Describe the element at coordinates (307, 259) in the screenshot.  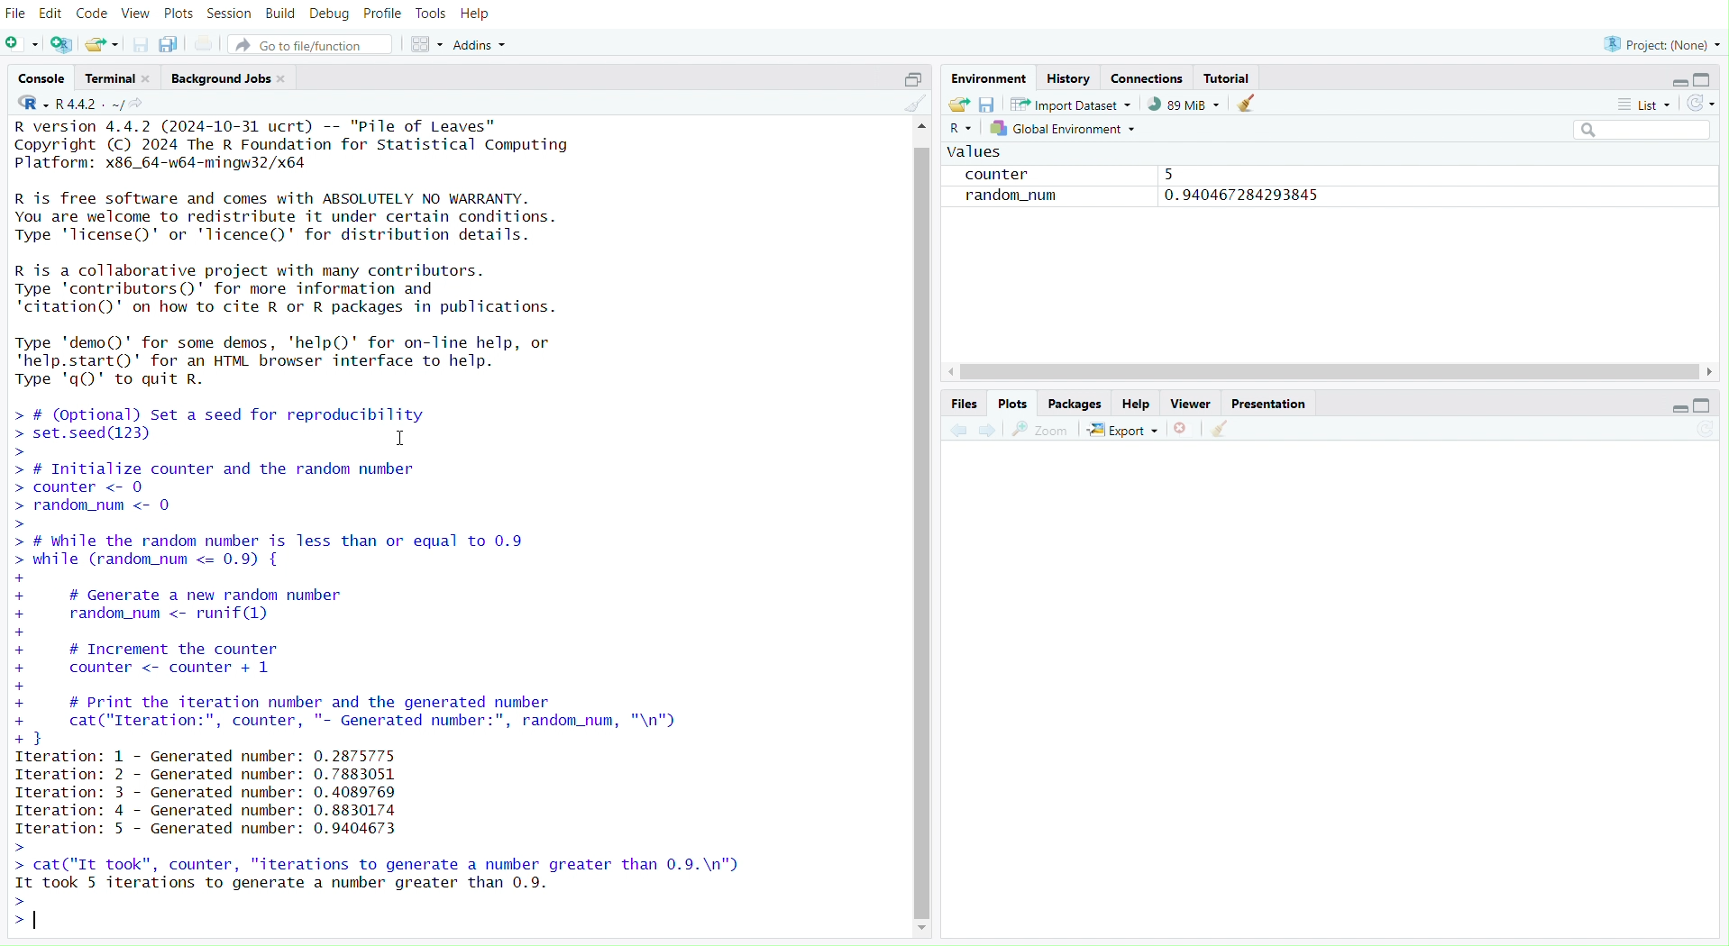
I see `R version 4.4.2 (2024-10-31 ucrt) -- "Pile of Leaves”
Copyright (C) 2024 The R Foundation for Statistical Computing
Platform: x86_64-w64-mingw32/x64

R is free software and comes with ABSOLUTELY NO WARRANTY.
You are welcome to redistribute it under certain conditions.
Type 'license()' or 'licence()' for distribution details.

R is a collaborative project with many contributors.

Type 'contributors()' for more information and

'citation()' on how to cite R or R packages in publications.
Type 'demo()' for some demos, 'help()' for on-Tine help, or
'help.start()"' for an HTML browser interface to help.

Twoe 'a()' to auit R.` at that location.